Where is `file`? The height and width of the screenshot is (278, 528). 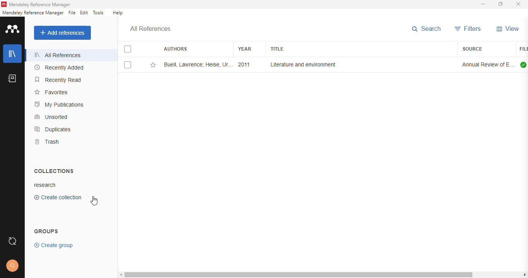
file is located at coordinates (72, 13).